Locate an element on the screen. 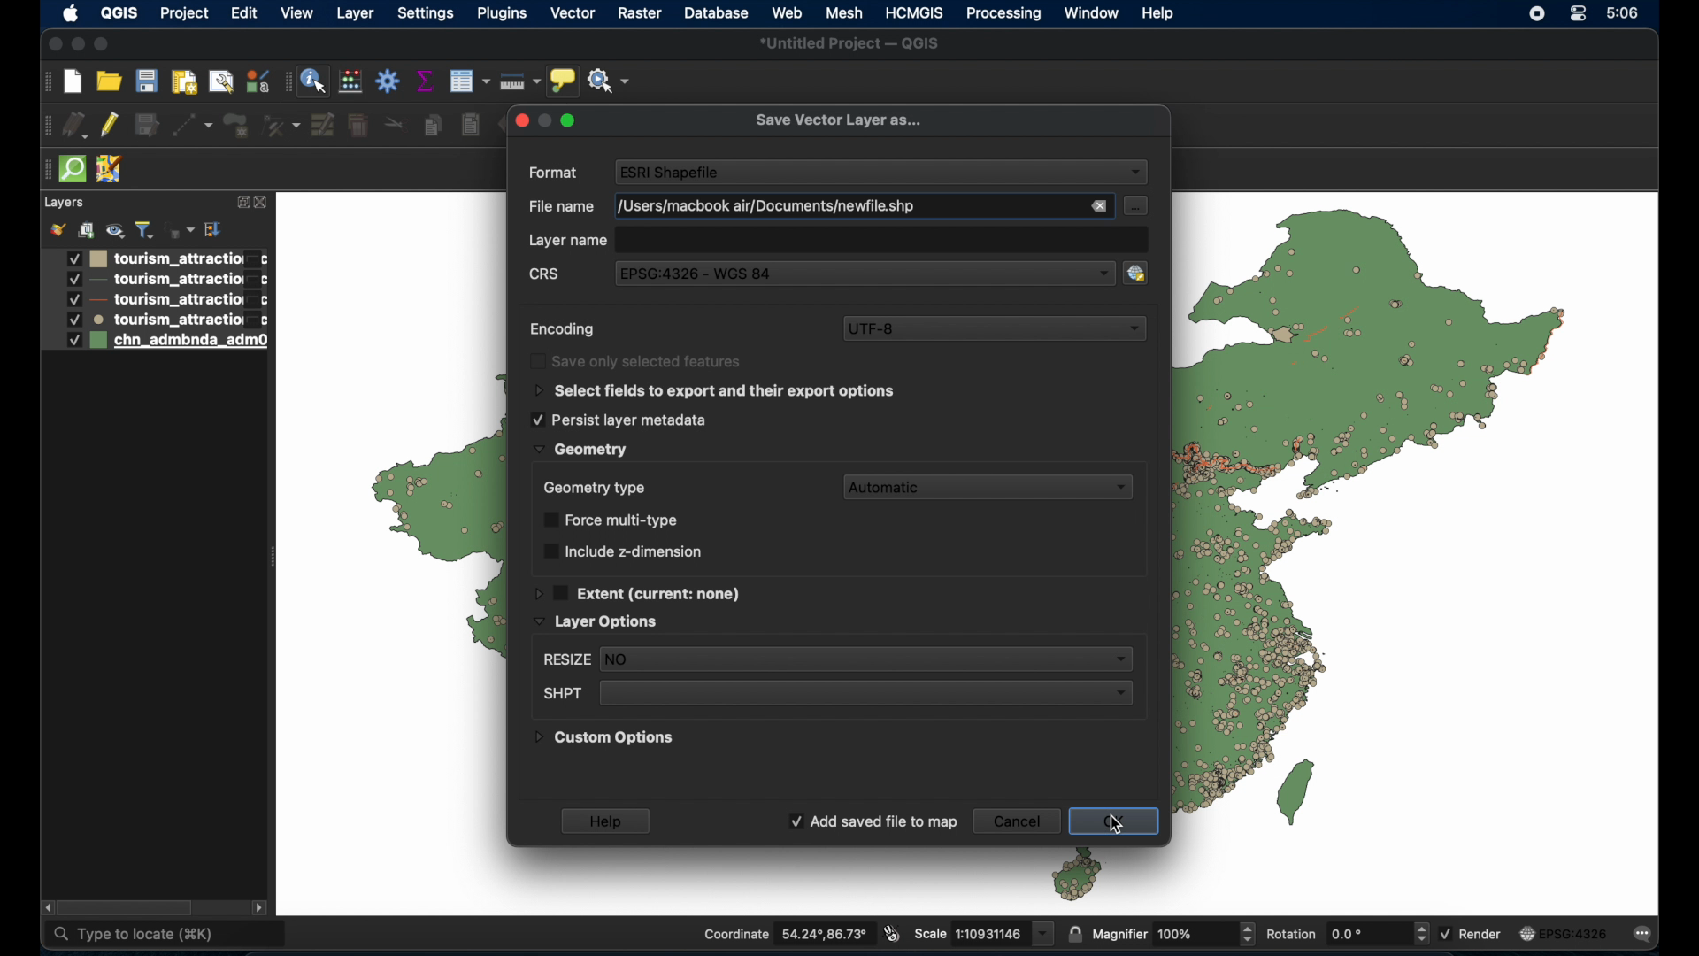 This screenshot has height=956, width=1699. force multi-type is located at coordinates (615, 520).